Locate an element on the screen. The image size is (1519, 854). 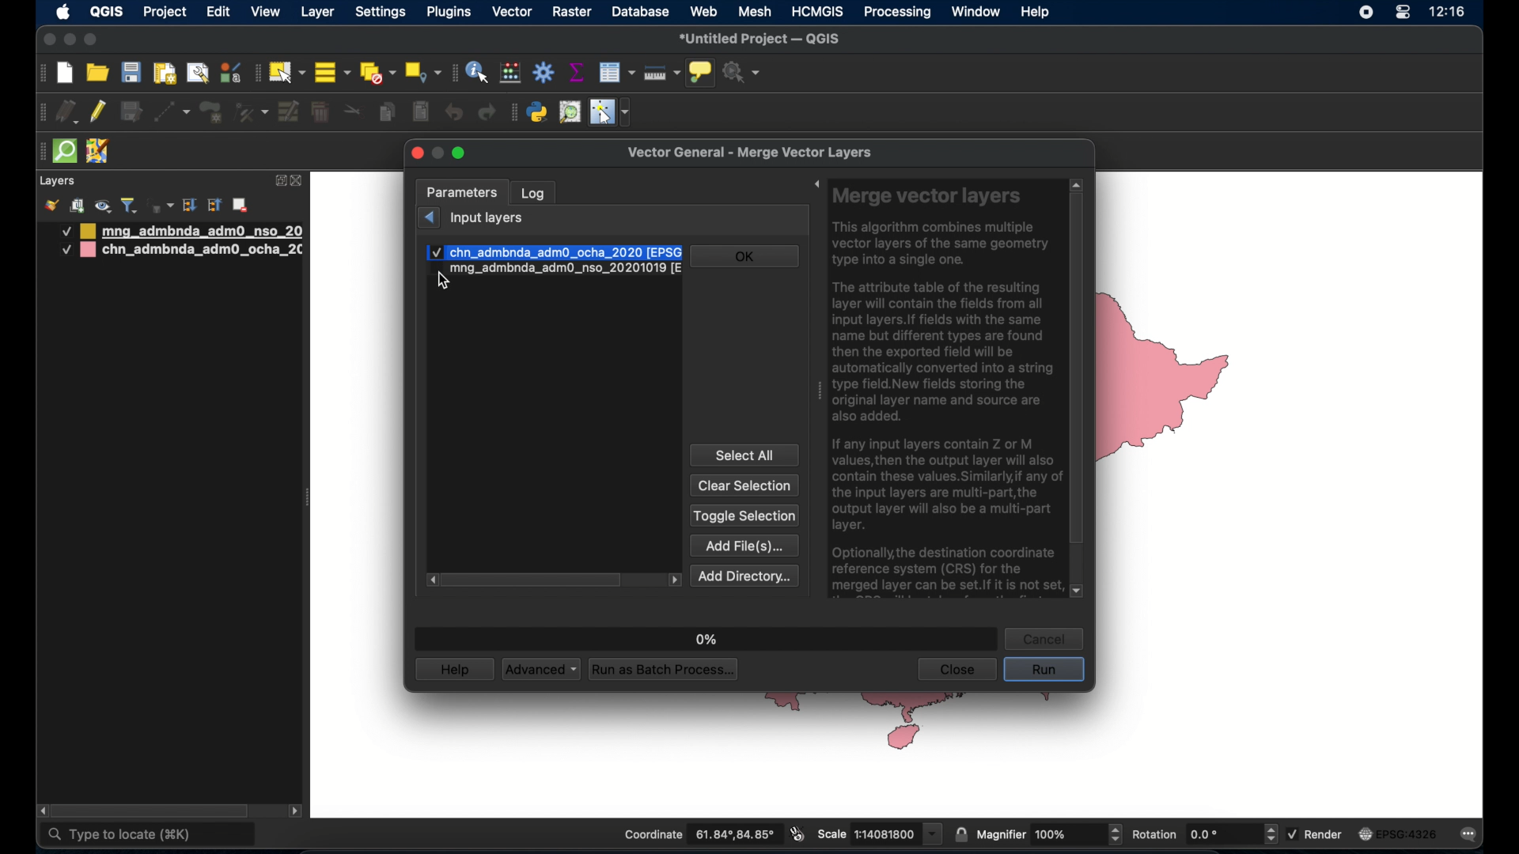
magnifier is located at coordinates (1050, 834).